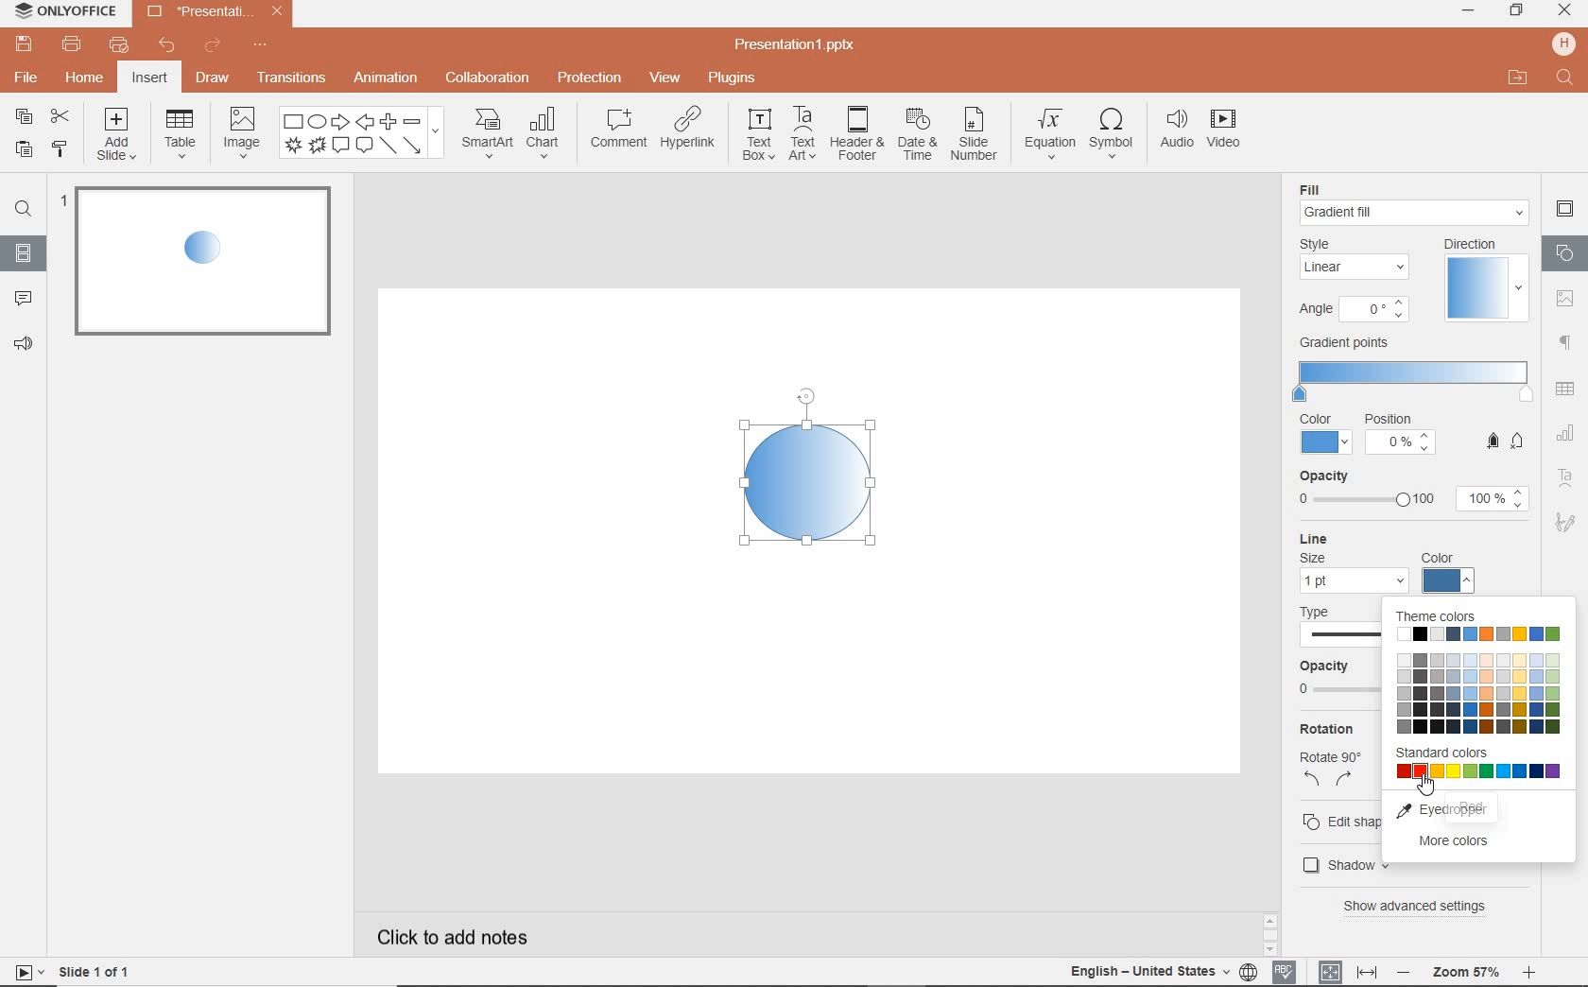 The height and width of the screenshot is (987, 1588). What do you see at coordinates (1564, 12) in the screenshot?
I see `close` at bounding box center [1564, 12].